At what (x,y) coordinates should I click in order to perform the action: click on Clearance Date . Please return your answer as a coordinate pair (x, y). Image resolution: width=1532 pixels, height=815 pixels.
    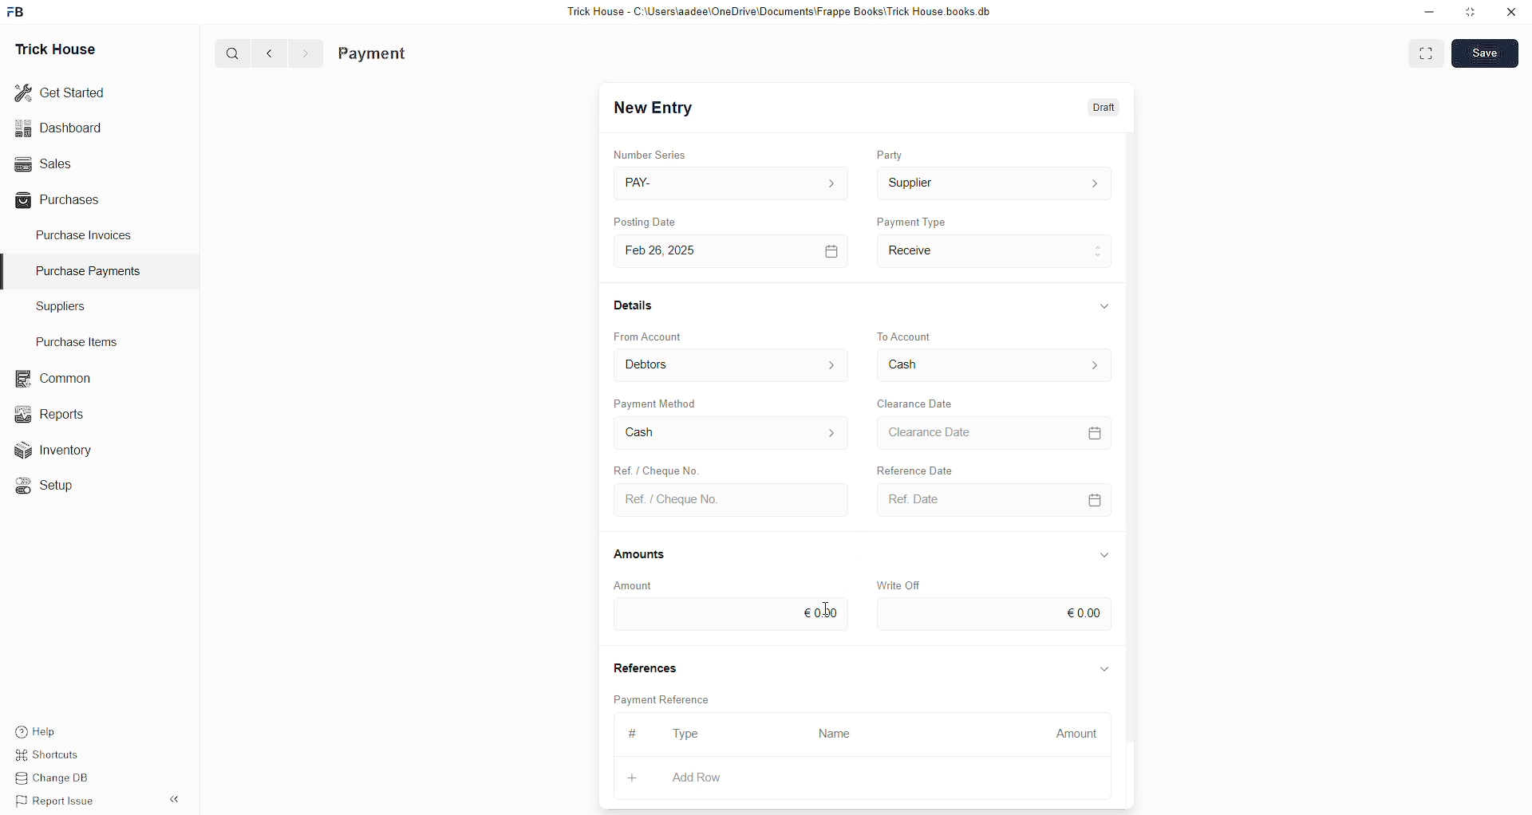
    Looking at the image, I should click on (991, 431).